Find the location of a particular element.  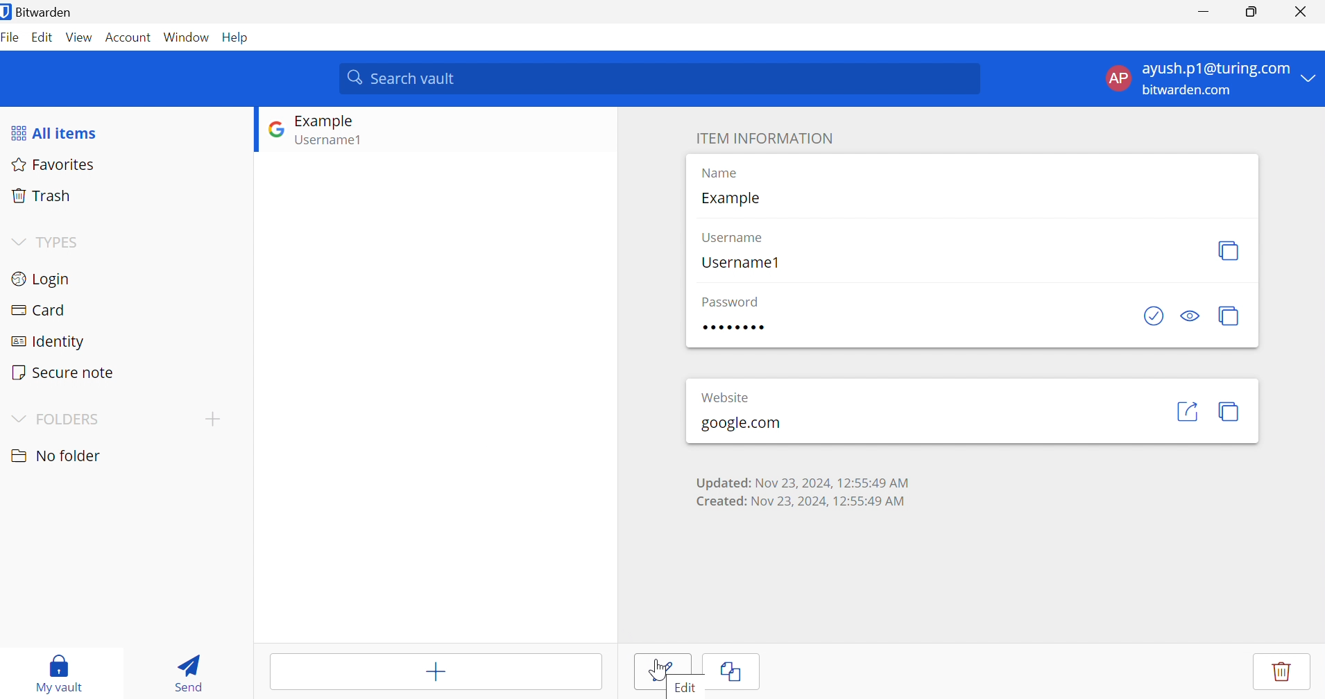

Drop Down is located at coordinates (17, 239).